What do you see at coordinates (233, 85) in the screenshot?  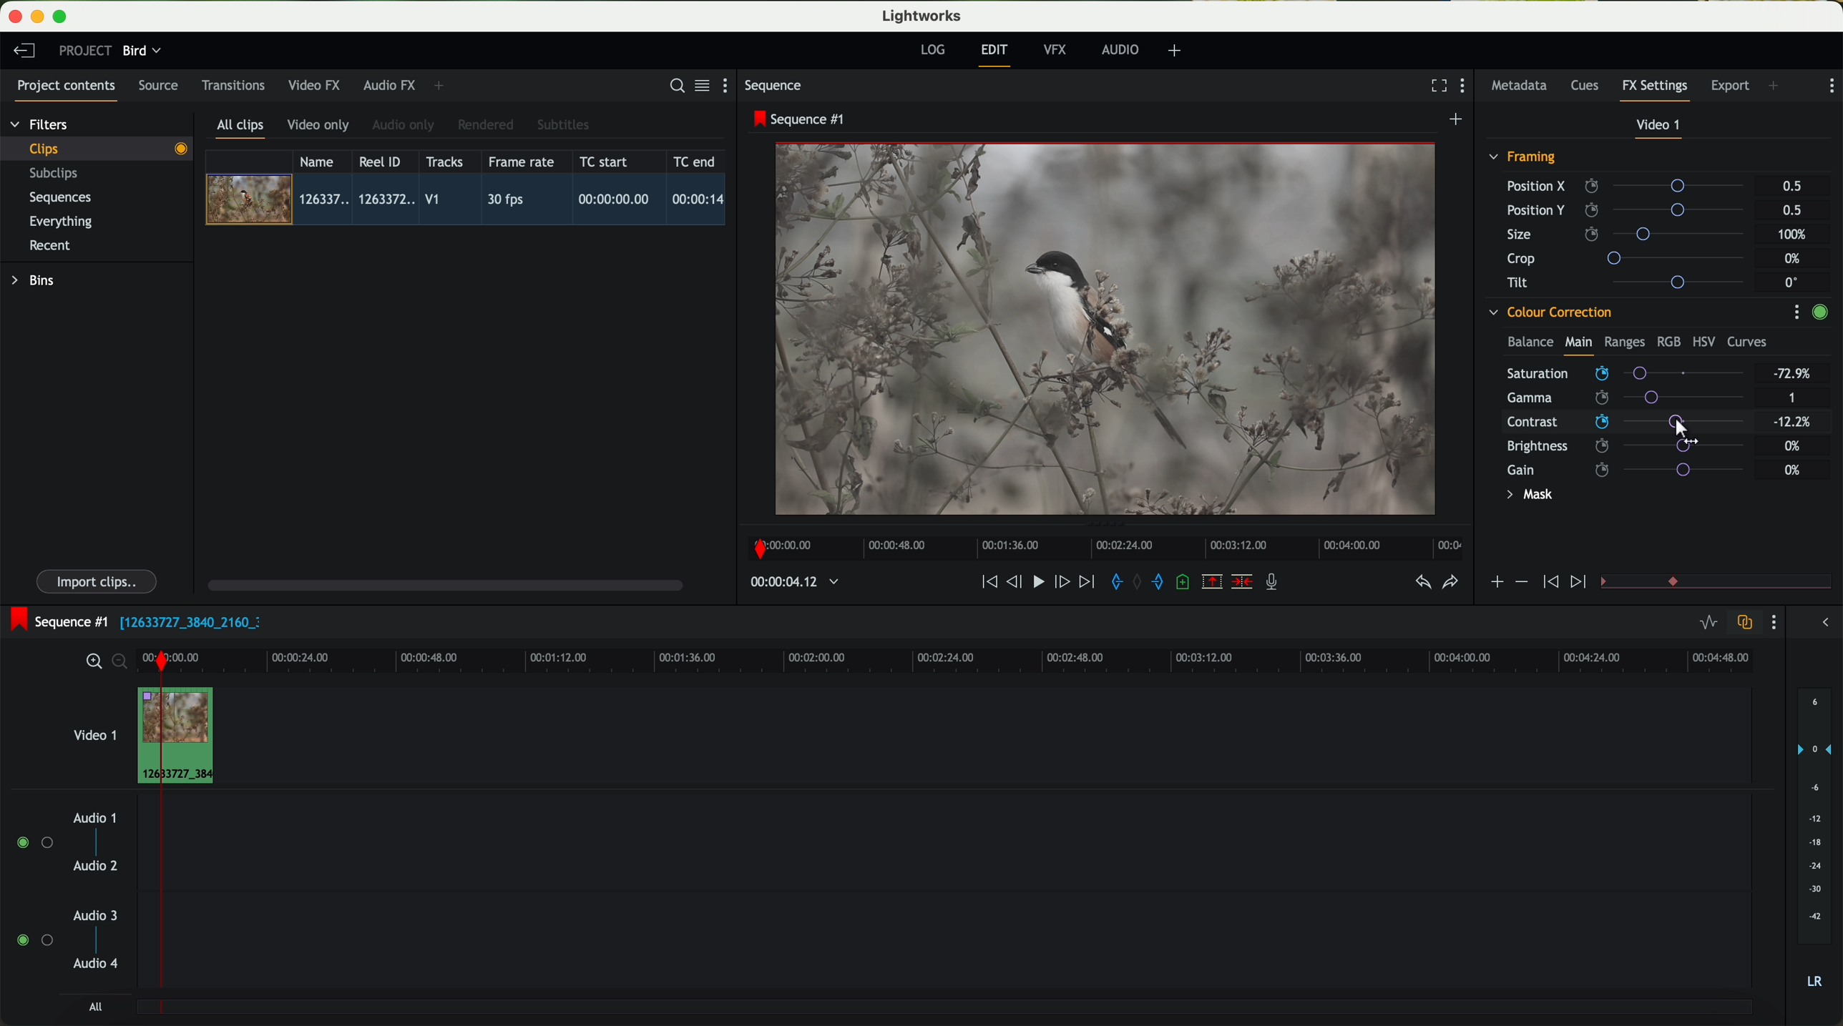 I see `transitions` at bounding box center [233, 85].